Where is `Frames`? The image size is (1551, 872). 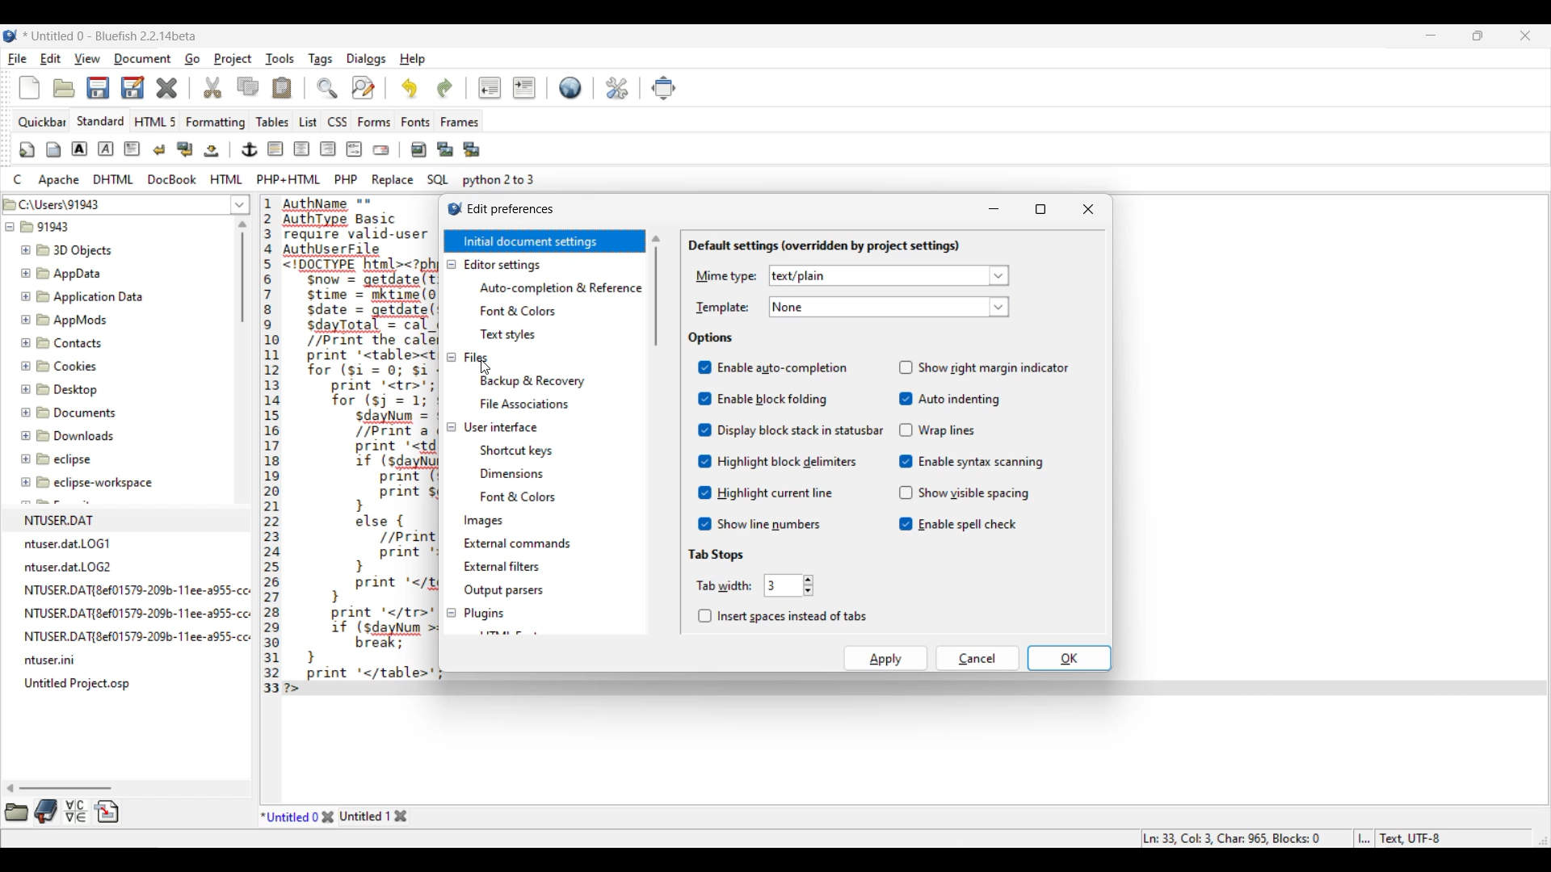
Frames is located at coordinates (460, 122).